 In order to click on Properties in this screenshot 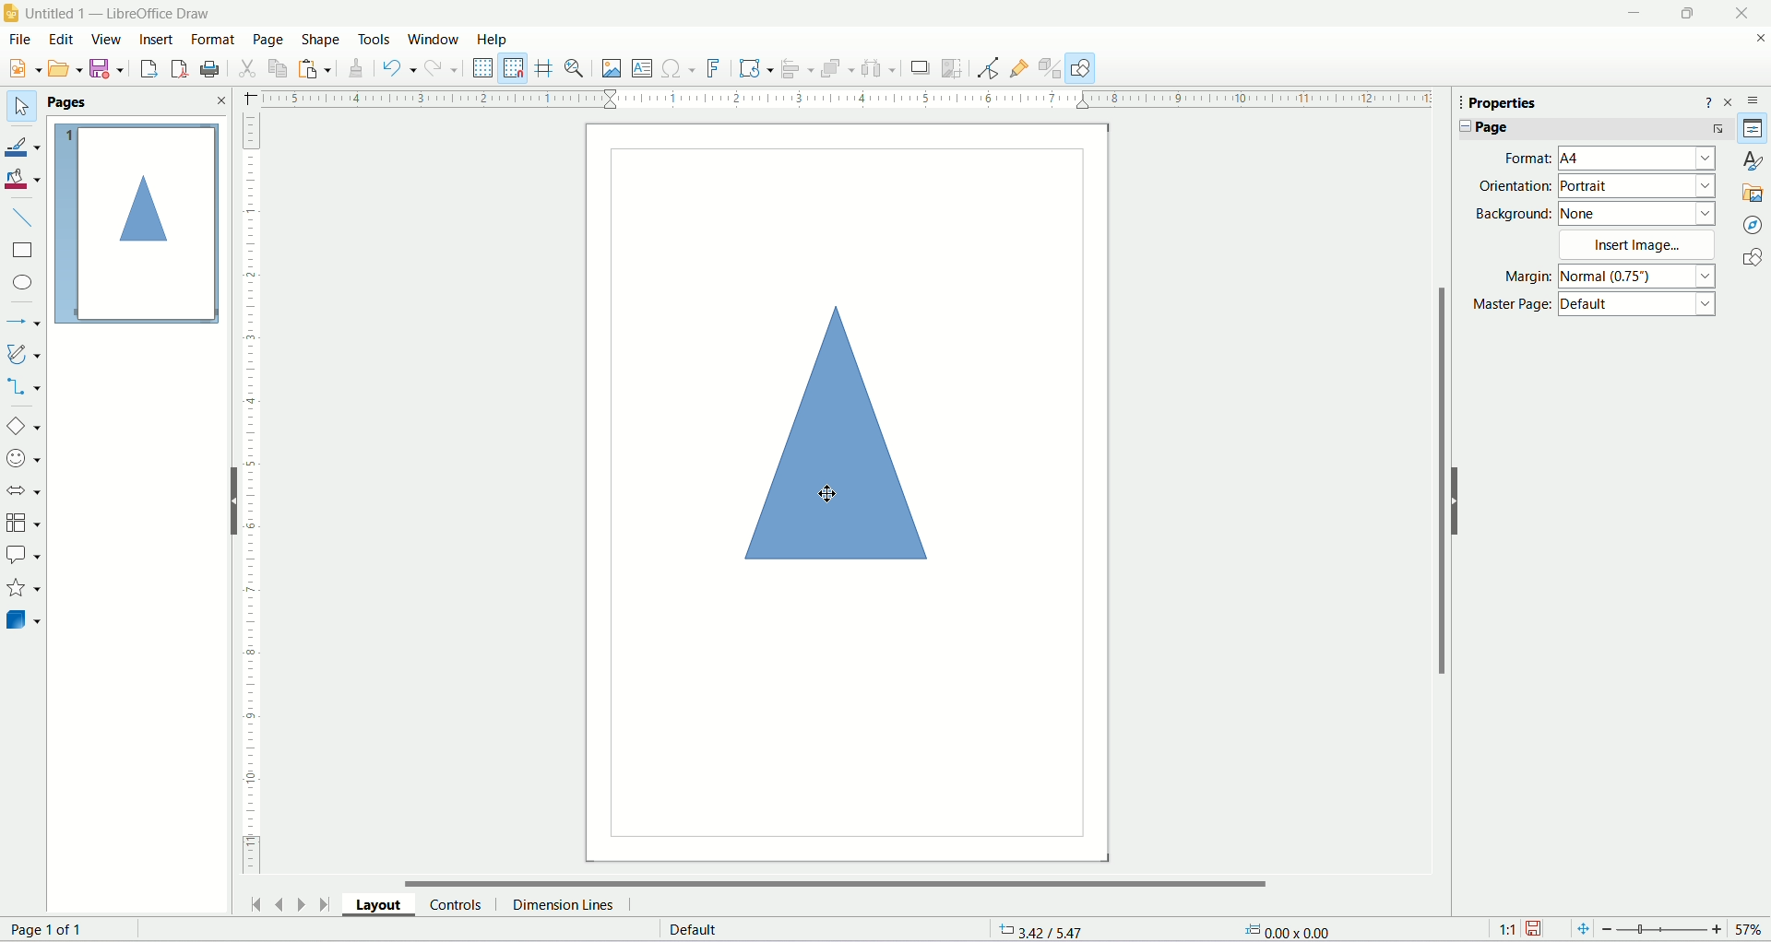, I will do `click(1755, 129)`.